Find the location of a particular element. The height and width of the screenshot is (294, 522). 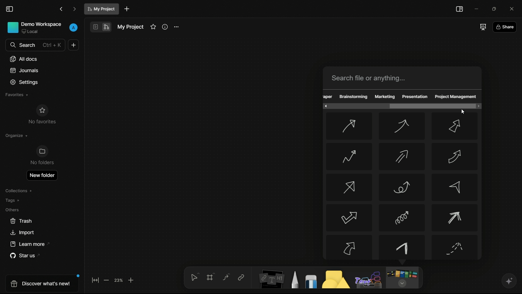

marketing is located at coordinates (385, 96).